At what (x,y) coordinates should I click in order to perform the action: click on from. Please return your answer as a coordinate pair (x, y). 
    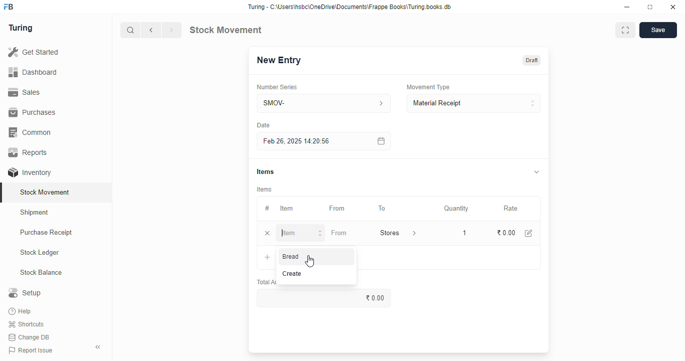
    Looking at the image, I should click on (339, 233).